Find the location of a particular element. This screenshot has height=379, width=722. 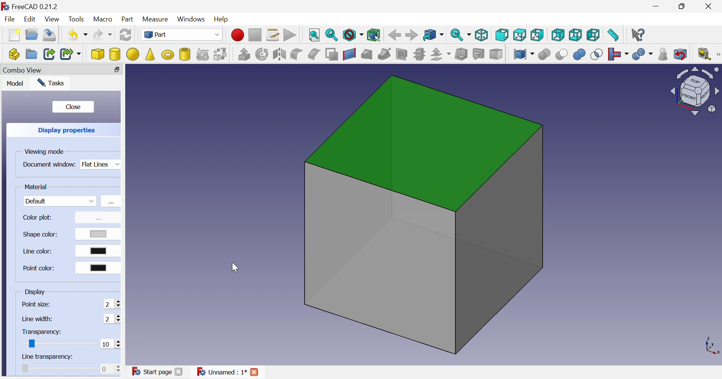

Right is located at coordinates (537, 35).